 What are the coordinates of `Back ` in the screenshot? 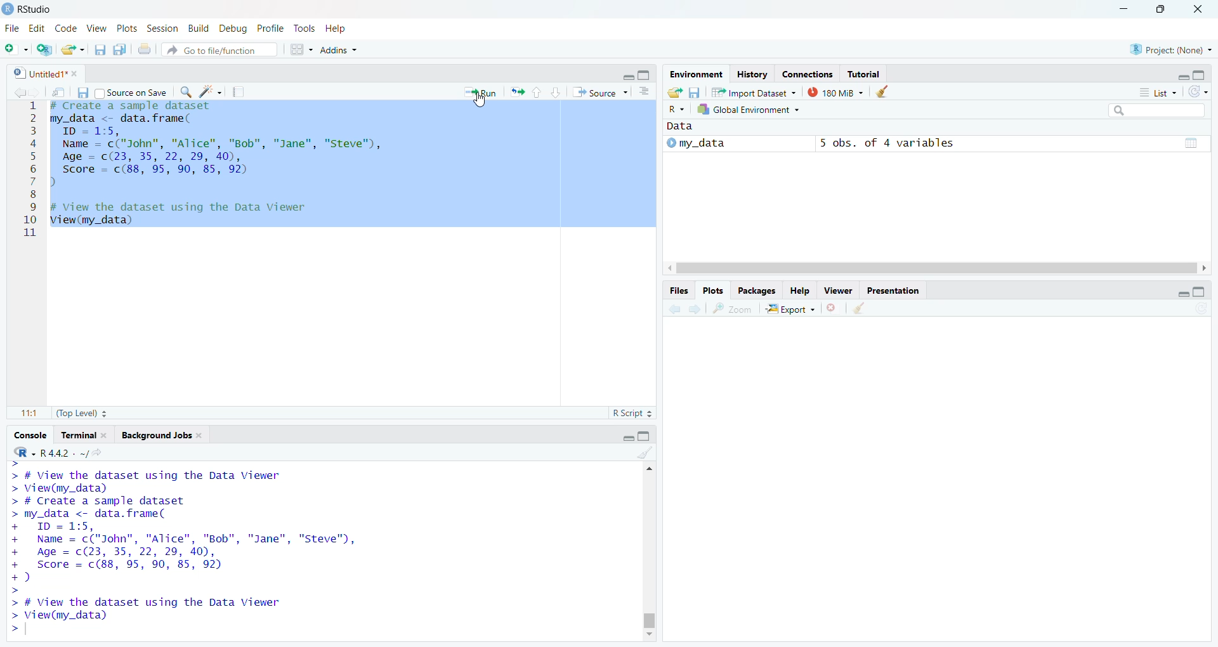 It's located at (672, 309).